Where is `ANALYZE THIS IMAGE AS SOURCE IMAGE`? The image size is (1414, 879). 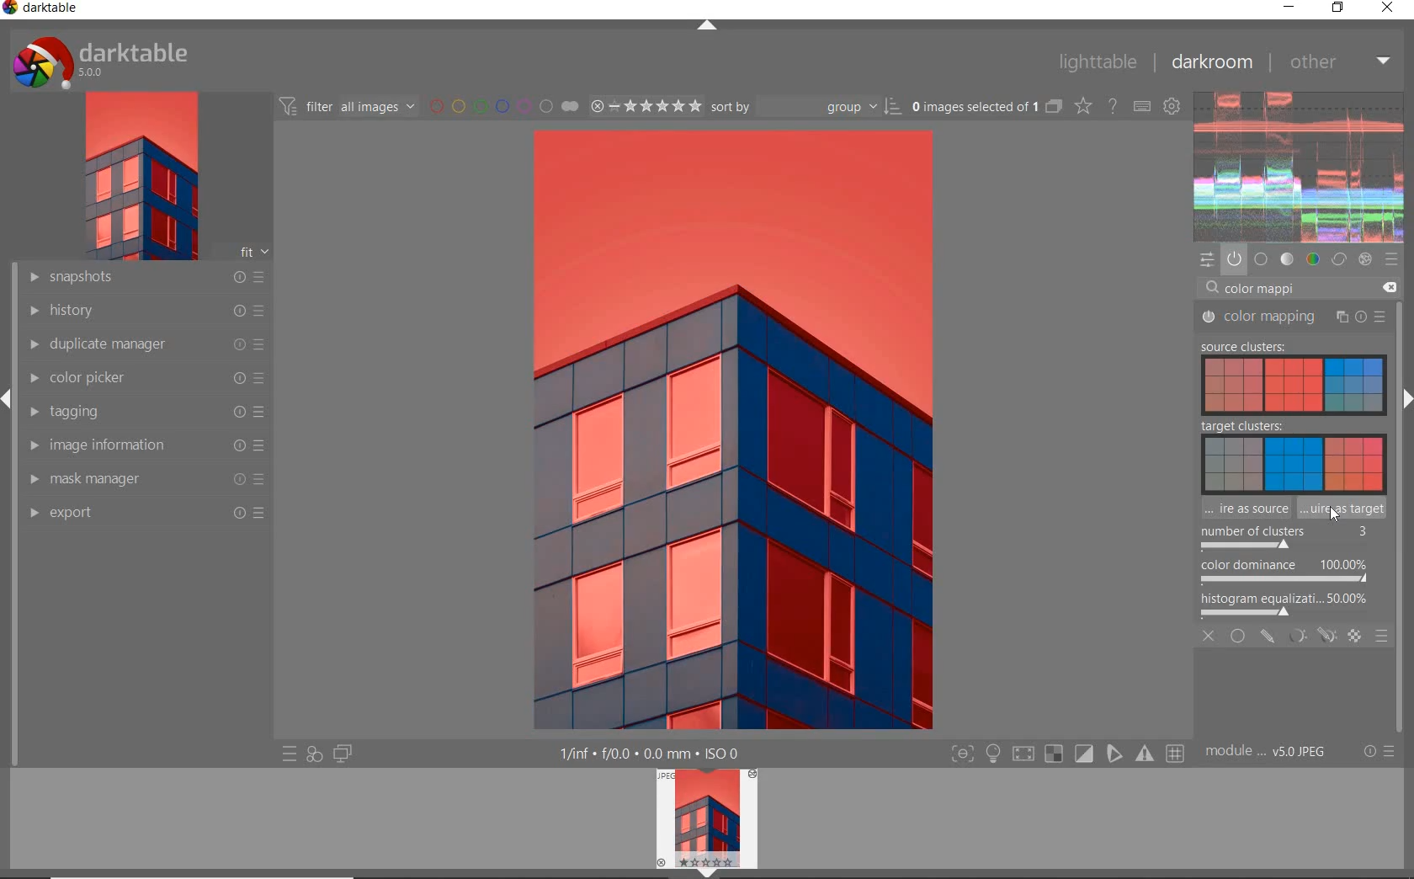 ANALYZE THIS IMAGE AS SOURCE IMAGE is located at coordinates (1245, 537).